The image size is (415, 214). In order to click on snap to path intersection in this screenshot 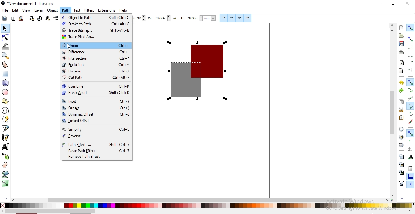, I will do `click(410, 98)`.